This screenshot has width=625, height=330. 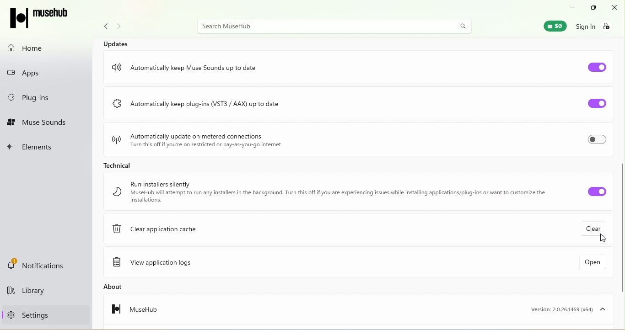 What do you see at coordinates (336, 26) in the screenshot?
I see `Search MuseHub` at bounding box center [336, 26].